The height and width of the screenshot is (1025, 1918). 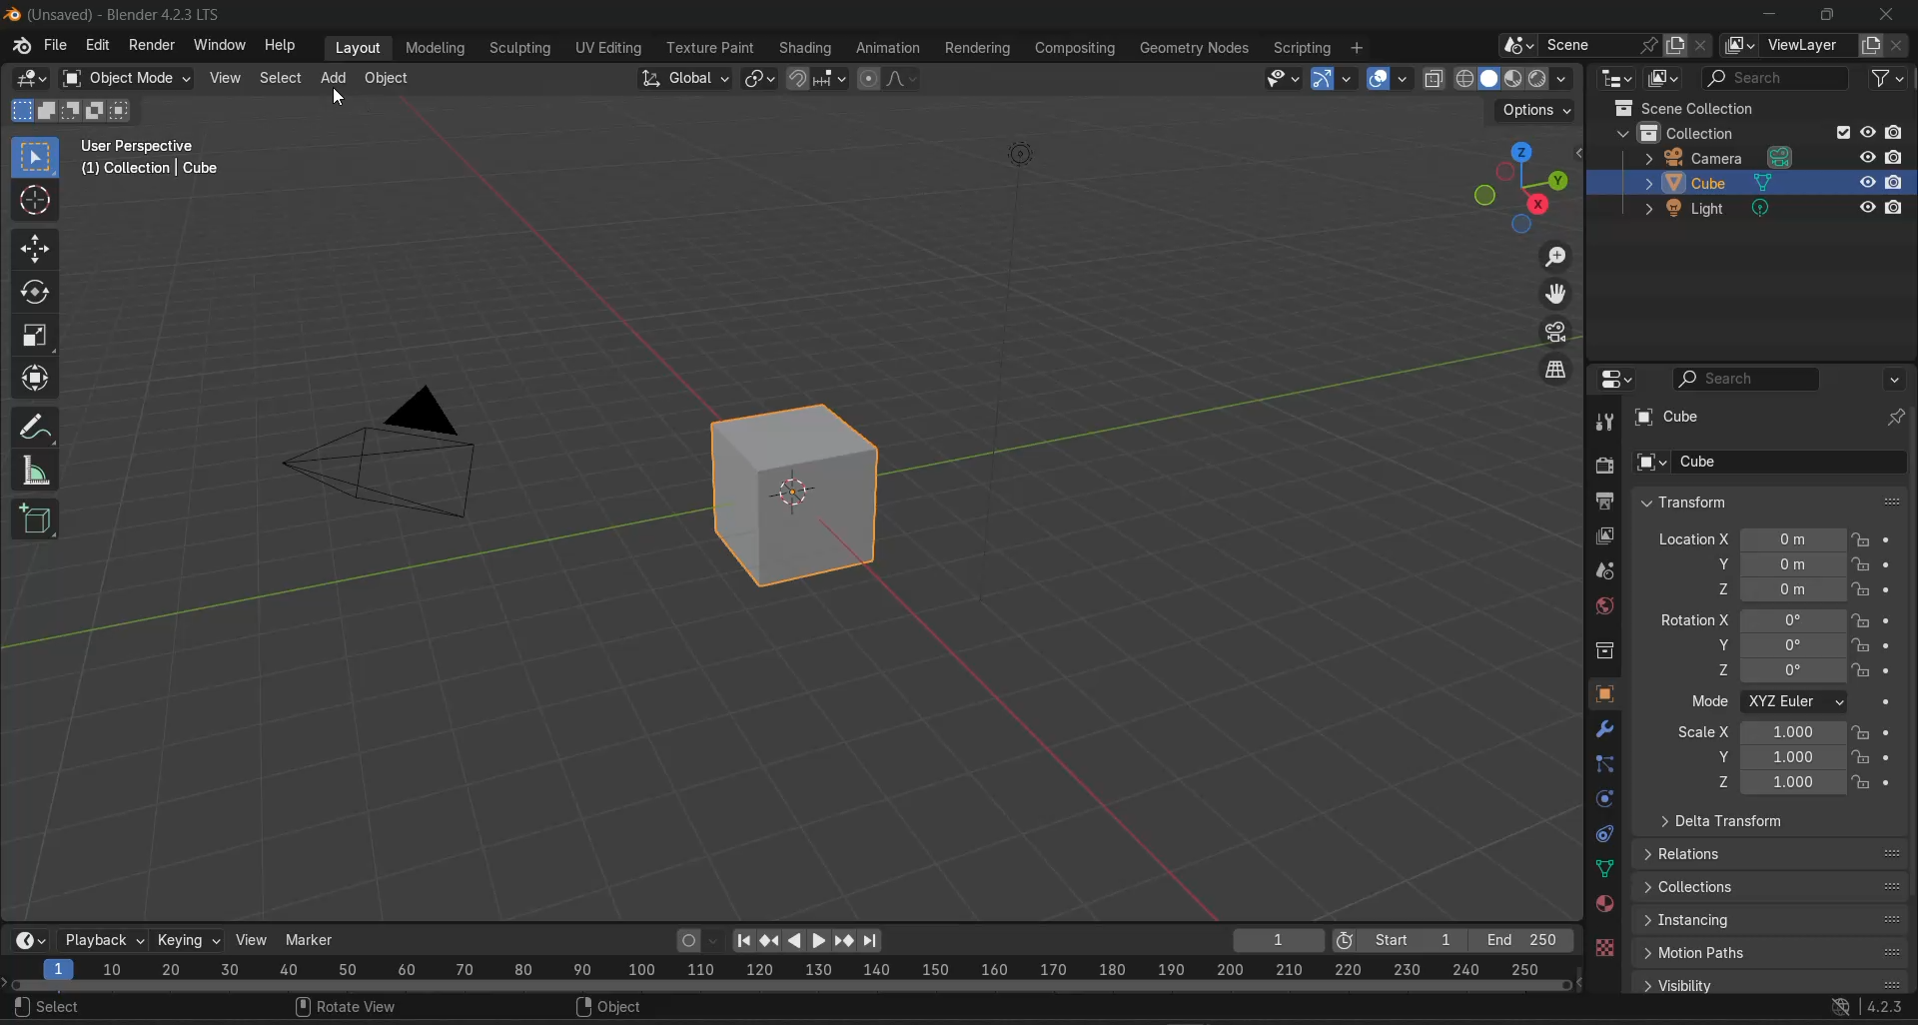 I want to click on animate property, so click(x=1890, y=783).